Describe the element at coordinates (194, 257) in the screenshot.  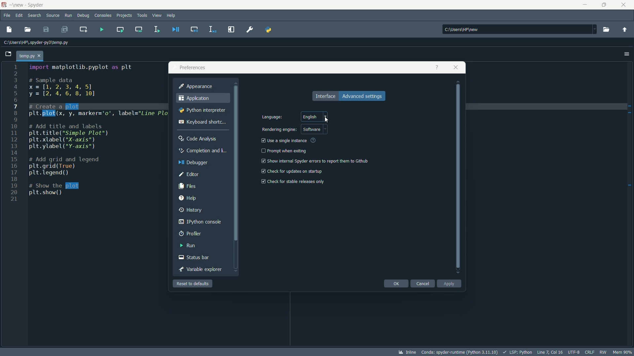
I see `status bar` at that location.